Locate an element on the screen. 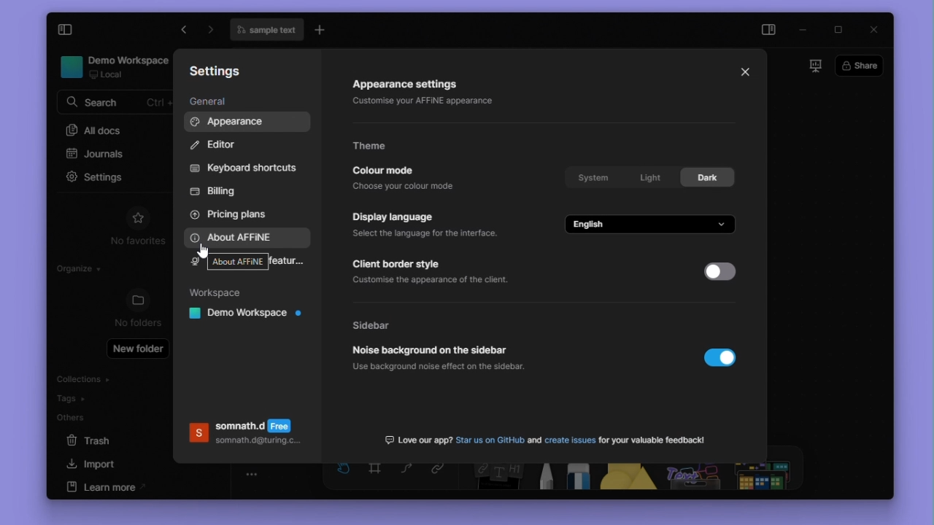  Eraser is located at coordinates (575, 477).